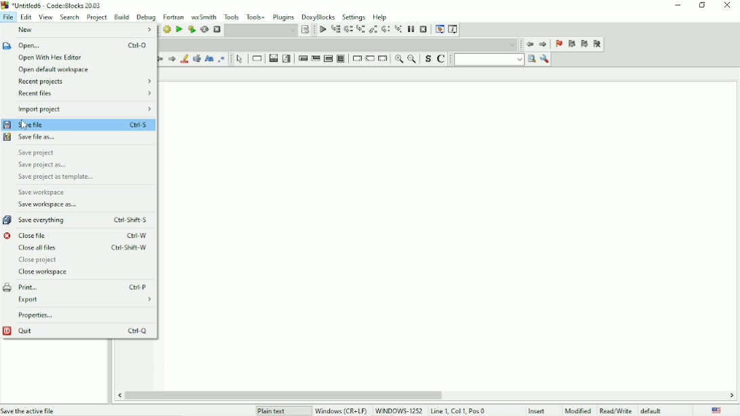  Describe the element at coordinates (423, 29) in the screenshot. I see `Stop debugger` at that location.